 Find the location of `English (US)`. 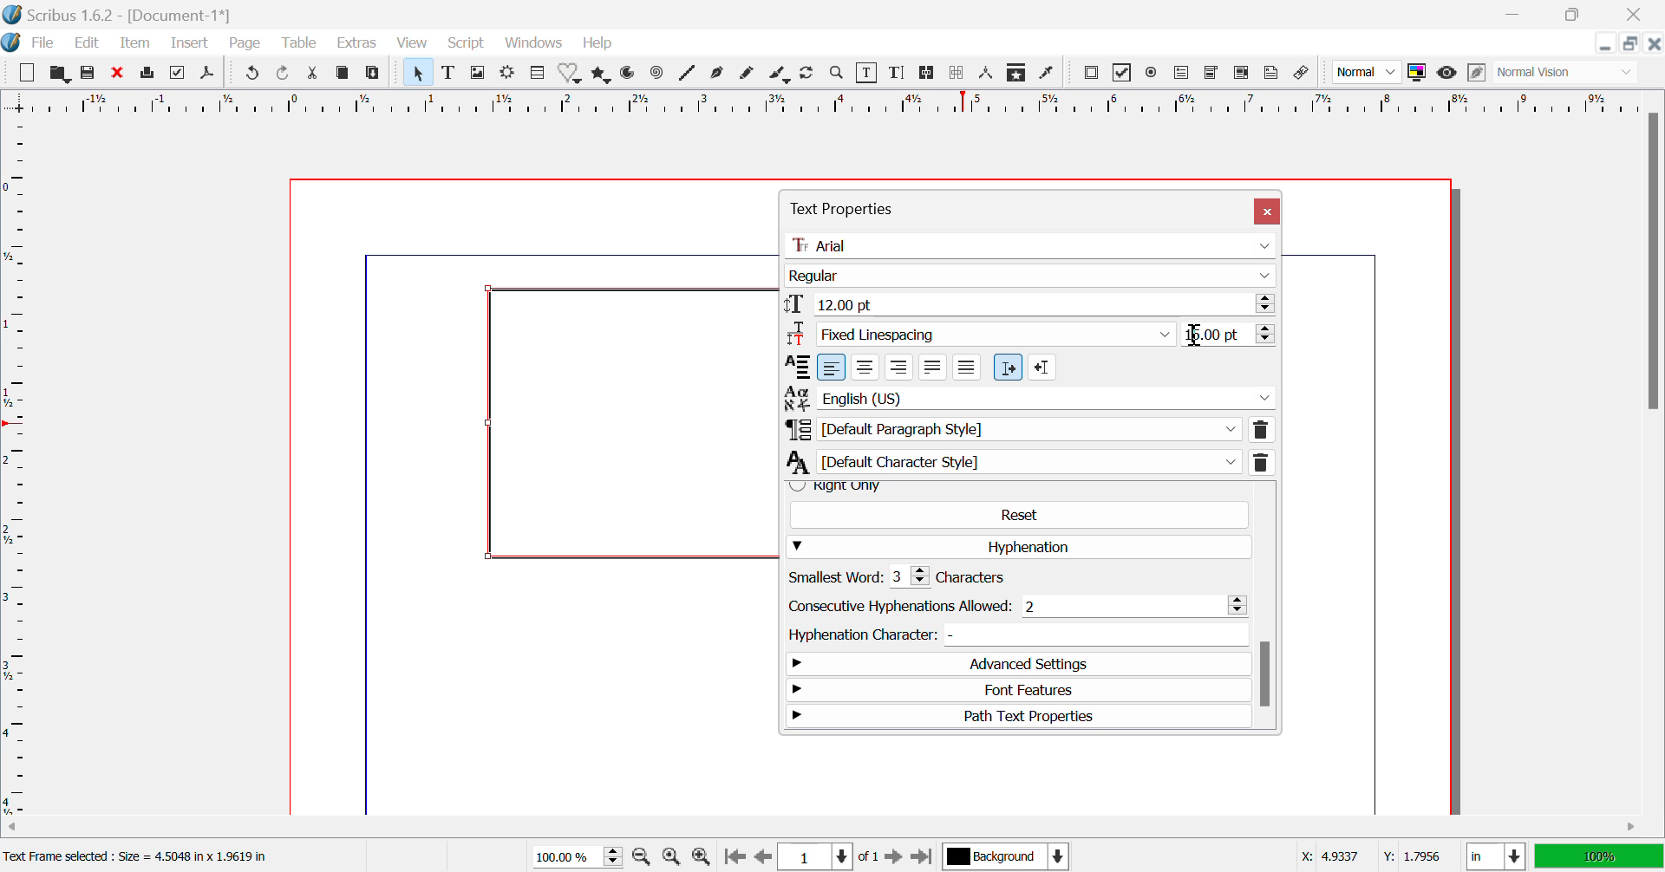

English (US) is located at coordinates (1029, 397).